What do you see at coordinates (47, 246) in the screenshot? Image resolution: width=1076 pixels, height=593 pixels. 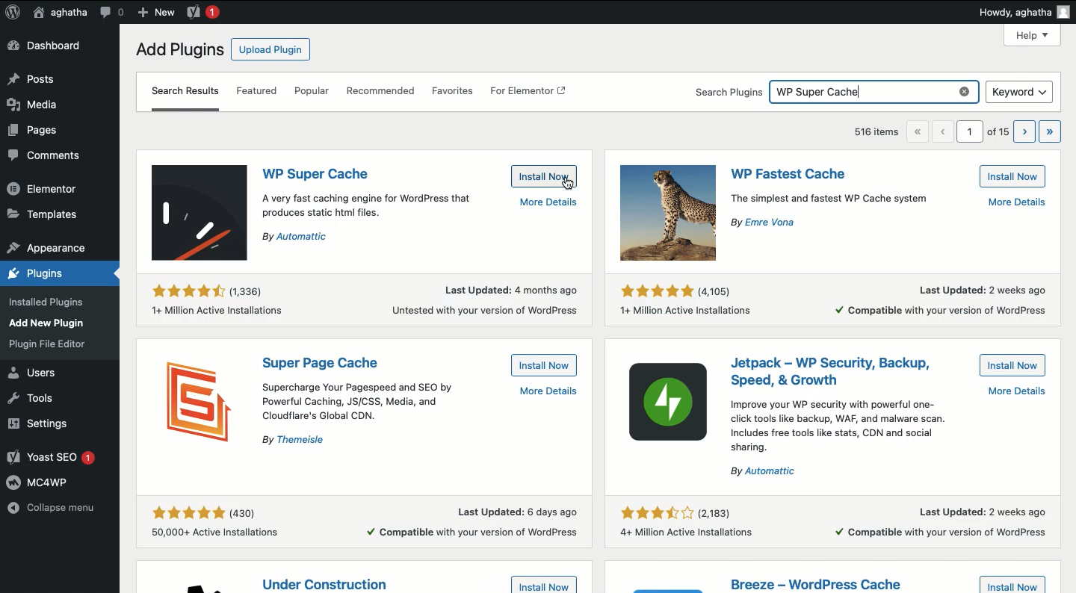 I see `appearance` at bounding box center [47, 246].